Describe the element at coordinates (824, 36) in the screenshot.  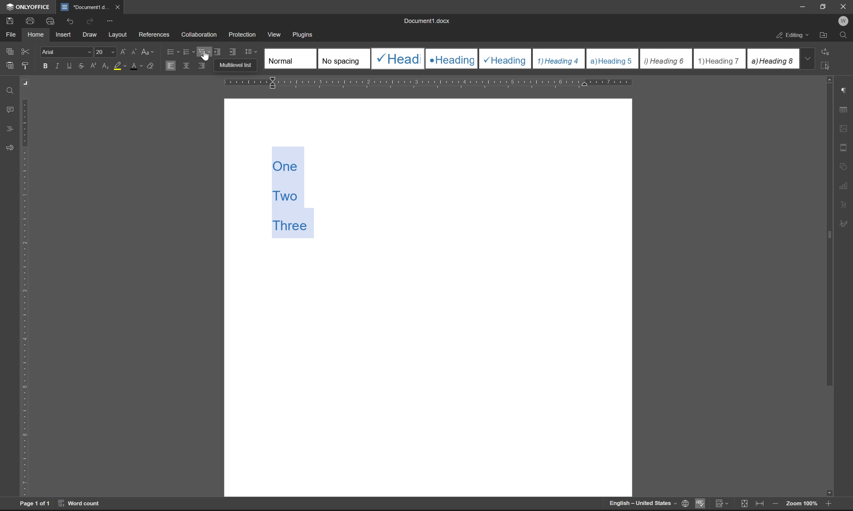
I see `open file location` at that location.